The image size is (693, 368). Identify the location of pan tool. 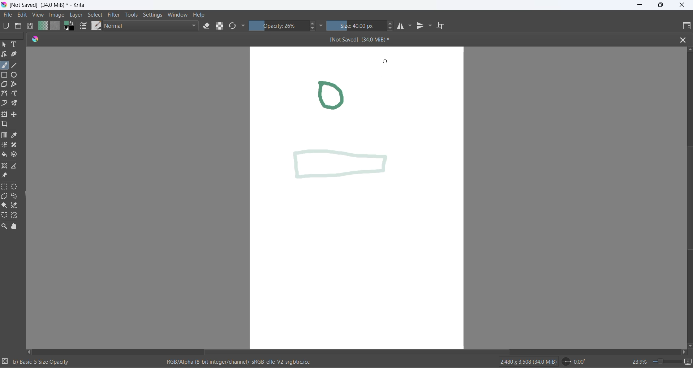
(15, 225).